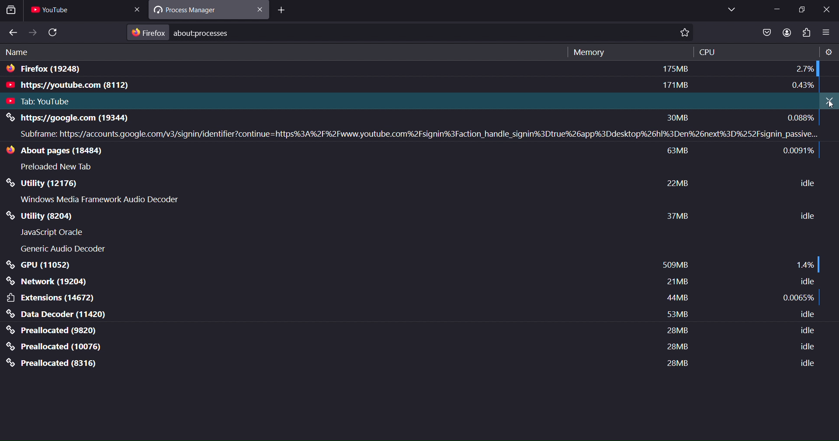 Image resolution: width=839 pixels, height=441 pixels. Describe the element at coordinates (804, 348) in the screenshot. I see `idle` at that location.